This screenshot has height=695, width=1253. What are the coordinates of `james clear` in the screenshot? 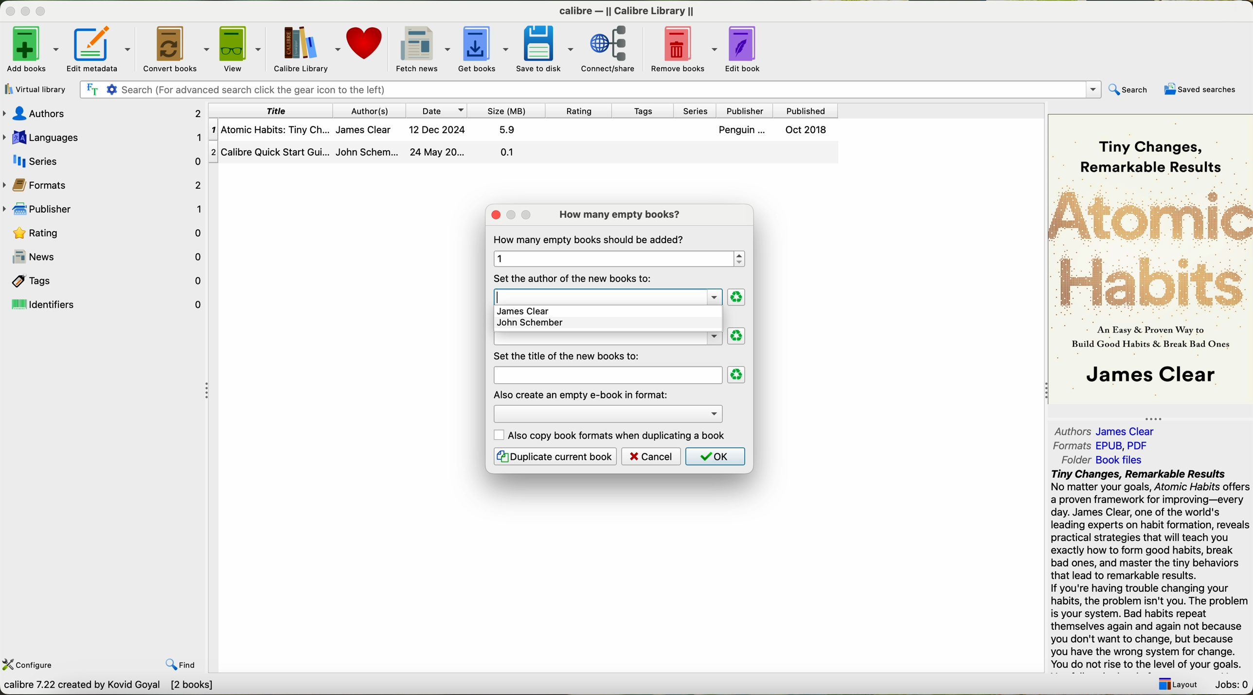 It's located at (608, 311).